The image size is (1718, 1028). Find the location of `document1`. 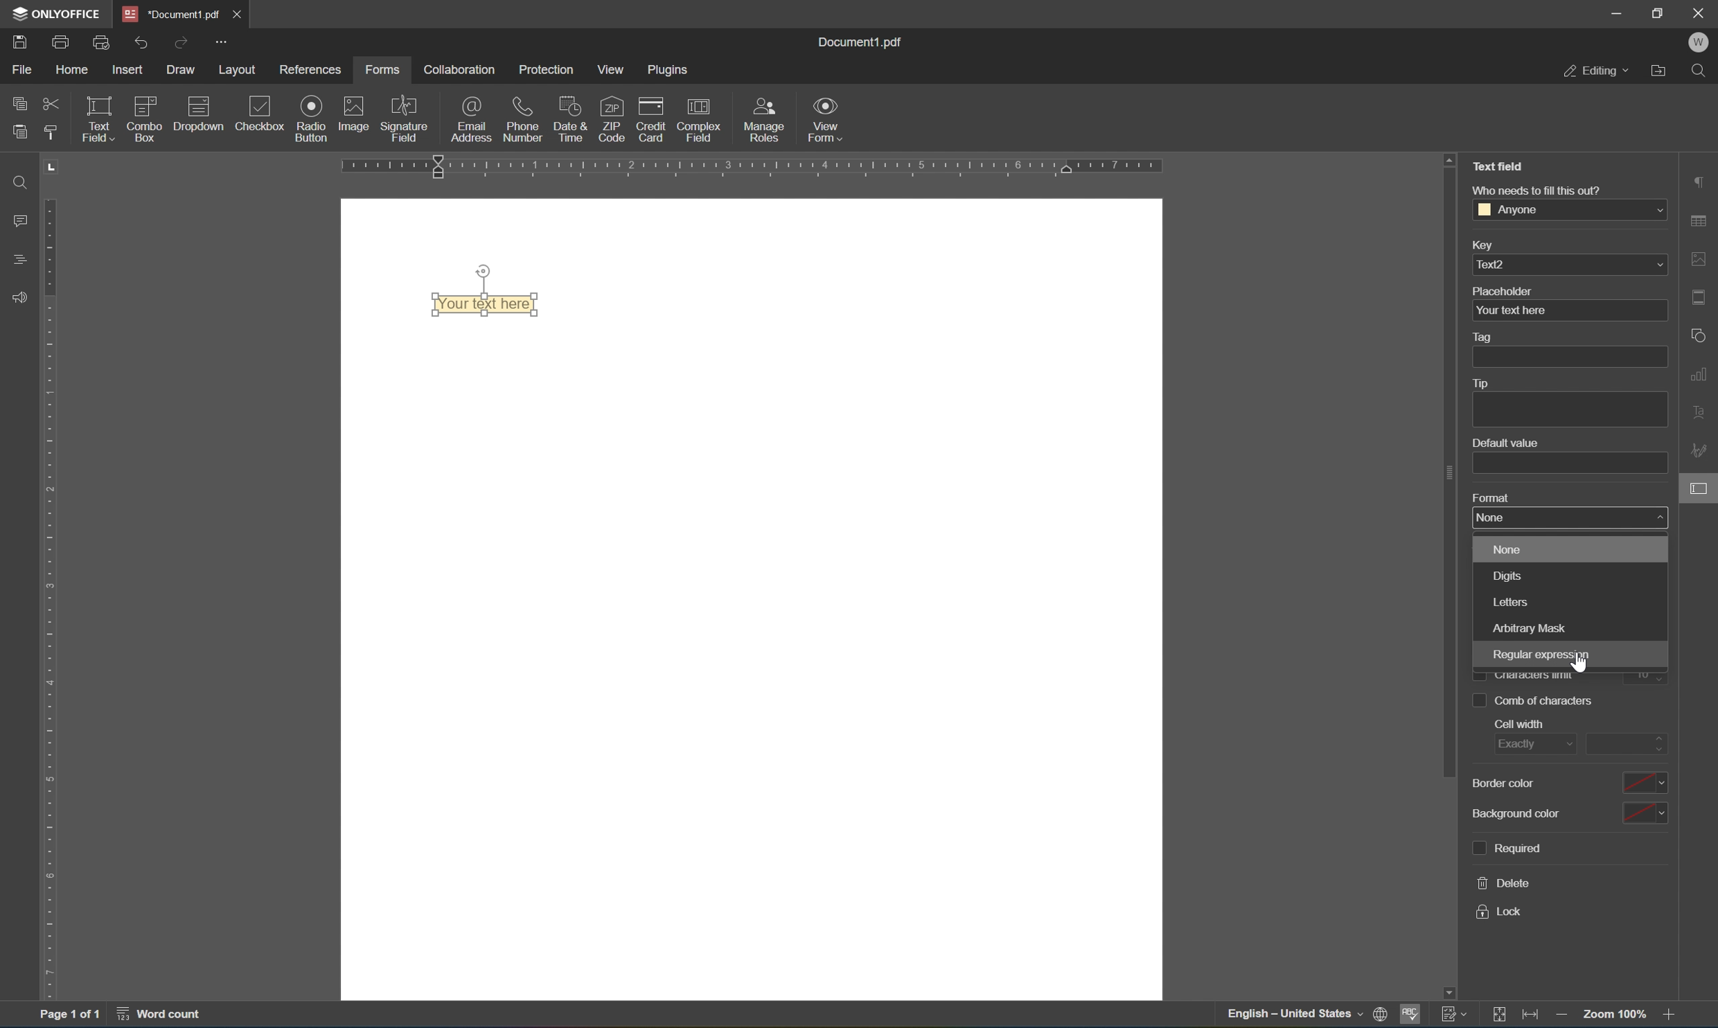

document1 is located at coordinates (168, 11).